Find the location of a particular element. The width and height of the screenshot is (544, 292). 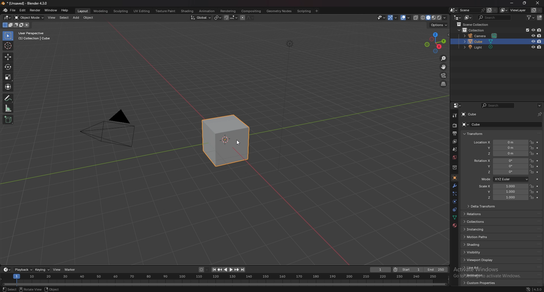

playback is located at coordinates (23, 270).